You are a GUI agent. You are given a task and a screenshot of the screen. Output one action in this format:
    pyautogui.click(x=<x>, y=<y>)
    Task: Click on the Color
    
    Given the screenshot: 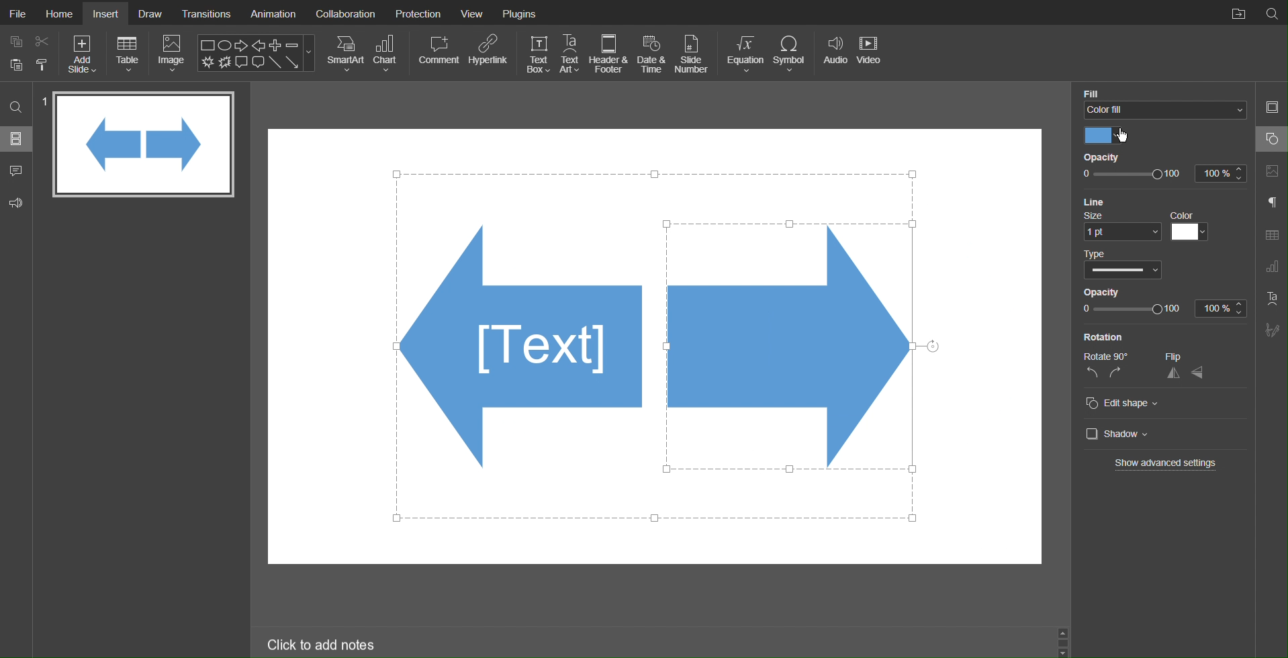 What is the action you would take?
    pyautogui.click(x=1109, y=134)
    